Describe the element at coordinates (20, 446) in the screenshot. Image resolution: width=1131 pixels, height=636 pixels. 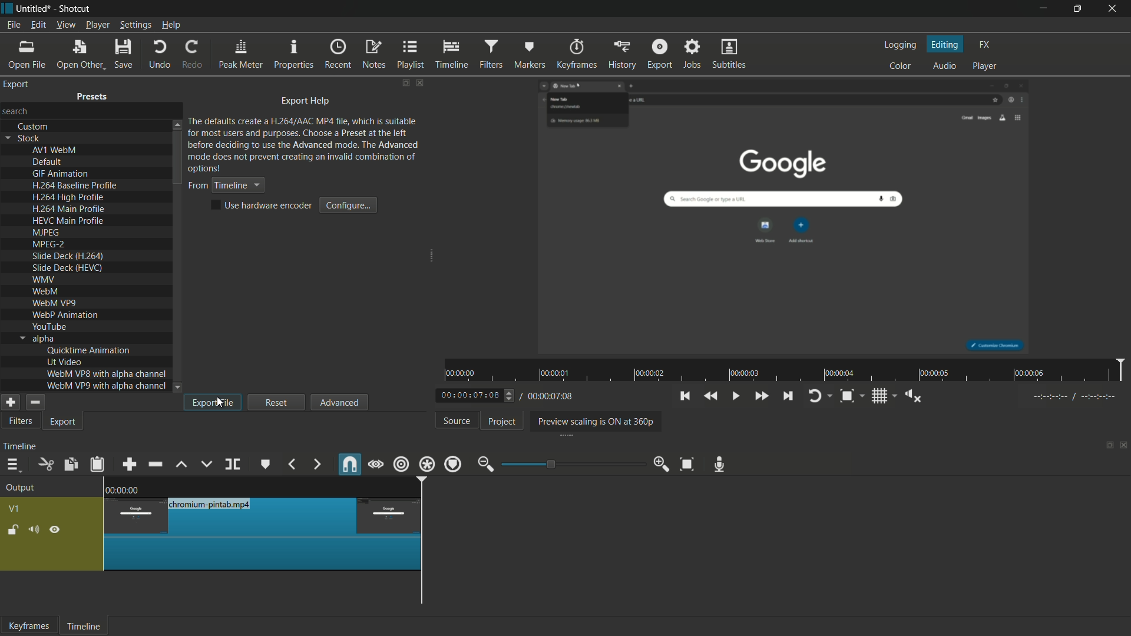
I see `timeline` at that location.